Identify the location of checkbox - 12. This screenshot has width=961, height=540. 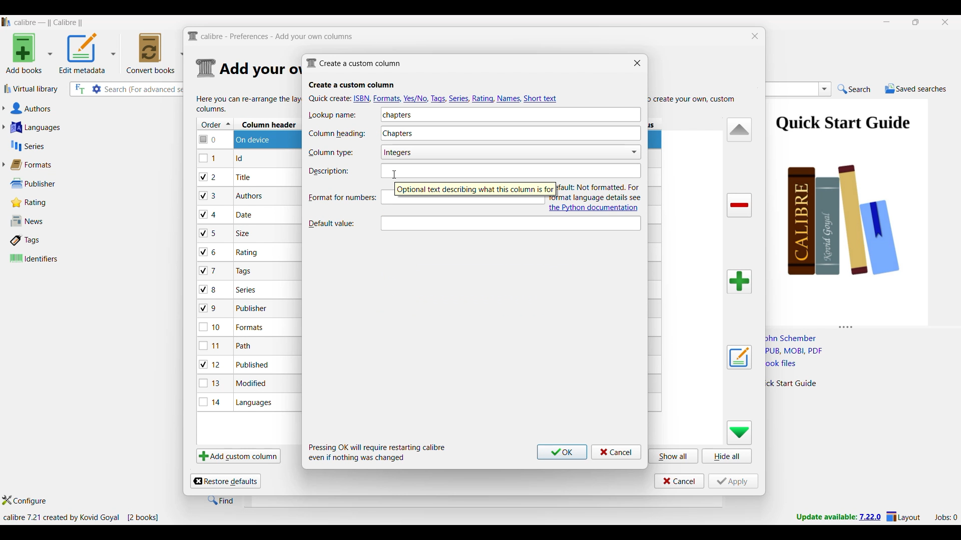
(211, 364).